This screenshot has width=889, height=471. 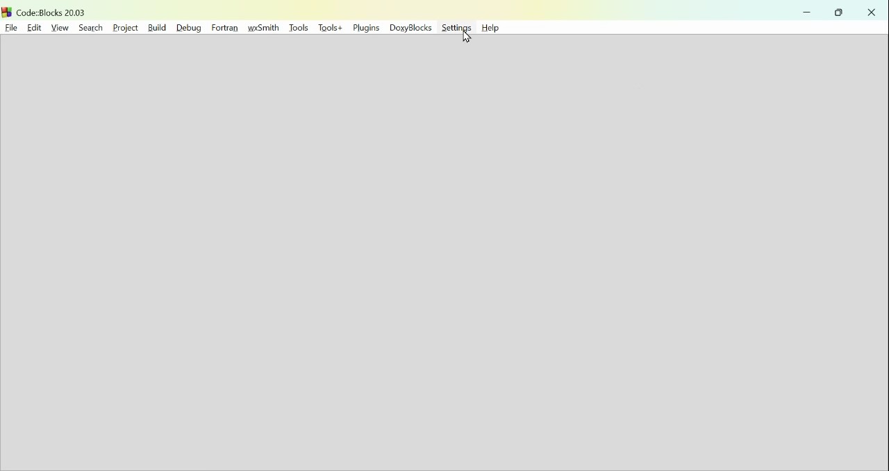 What do you see at coordinates (872, 12) in the screenshot?
I see `close` at bounding box center [872, 12].